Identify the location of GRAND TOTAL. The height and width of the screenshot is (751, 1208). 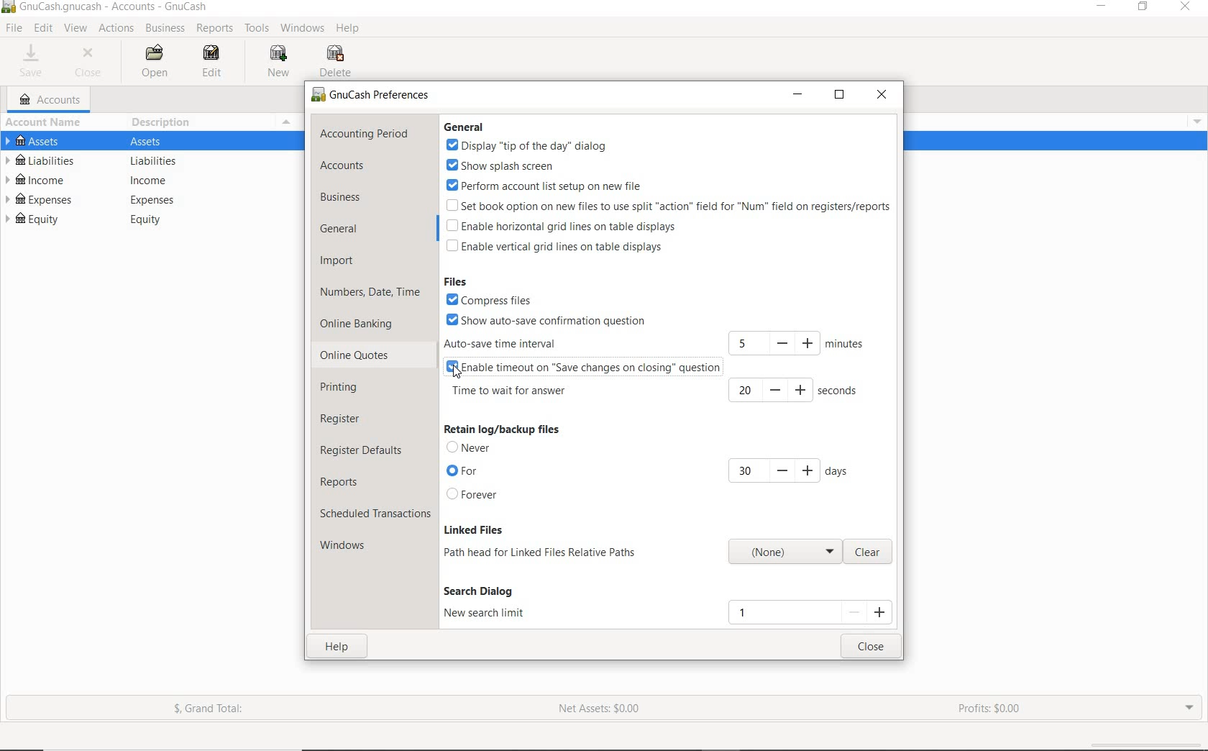
(209, 709).